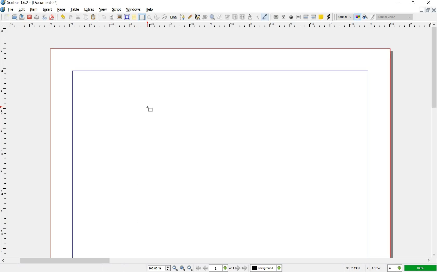  What do you see at coordinates (365, 17) in the screenshot?
I see `PREVIEW MODE` at bounding box center [365, 17].